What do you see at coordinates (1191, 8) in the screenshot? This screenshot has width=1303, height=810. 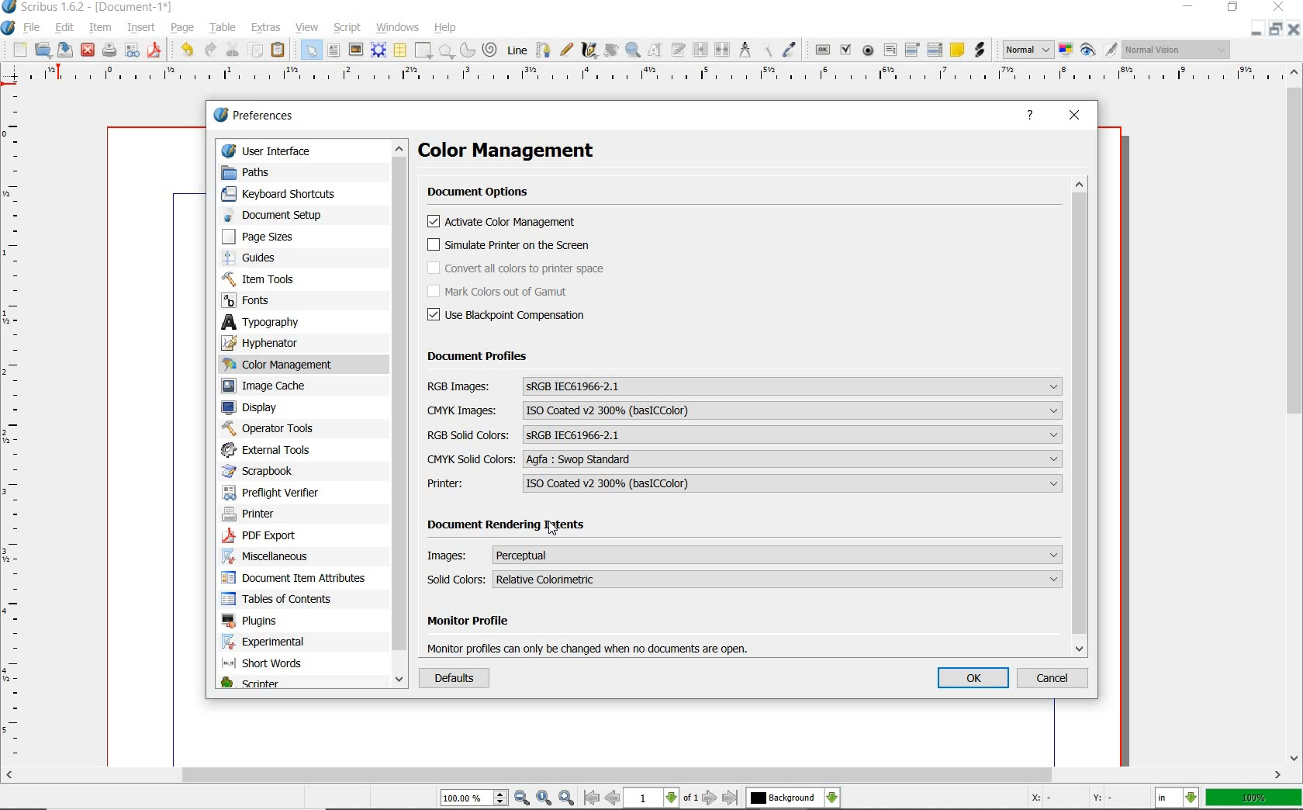 I see `minimize` at bounding box center [1191, 8].